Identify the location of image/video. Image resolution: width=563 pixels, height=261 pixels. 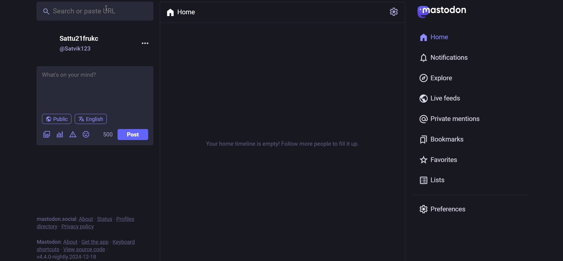
(45, 134).